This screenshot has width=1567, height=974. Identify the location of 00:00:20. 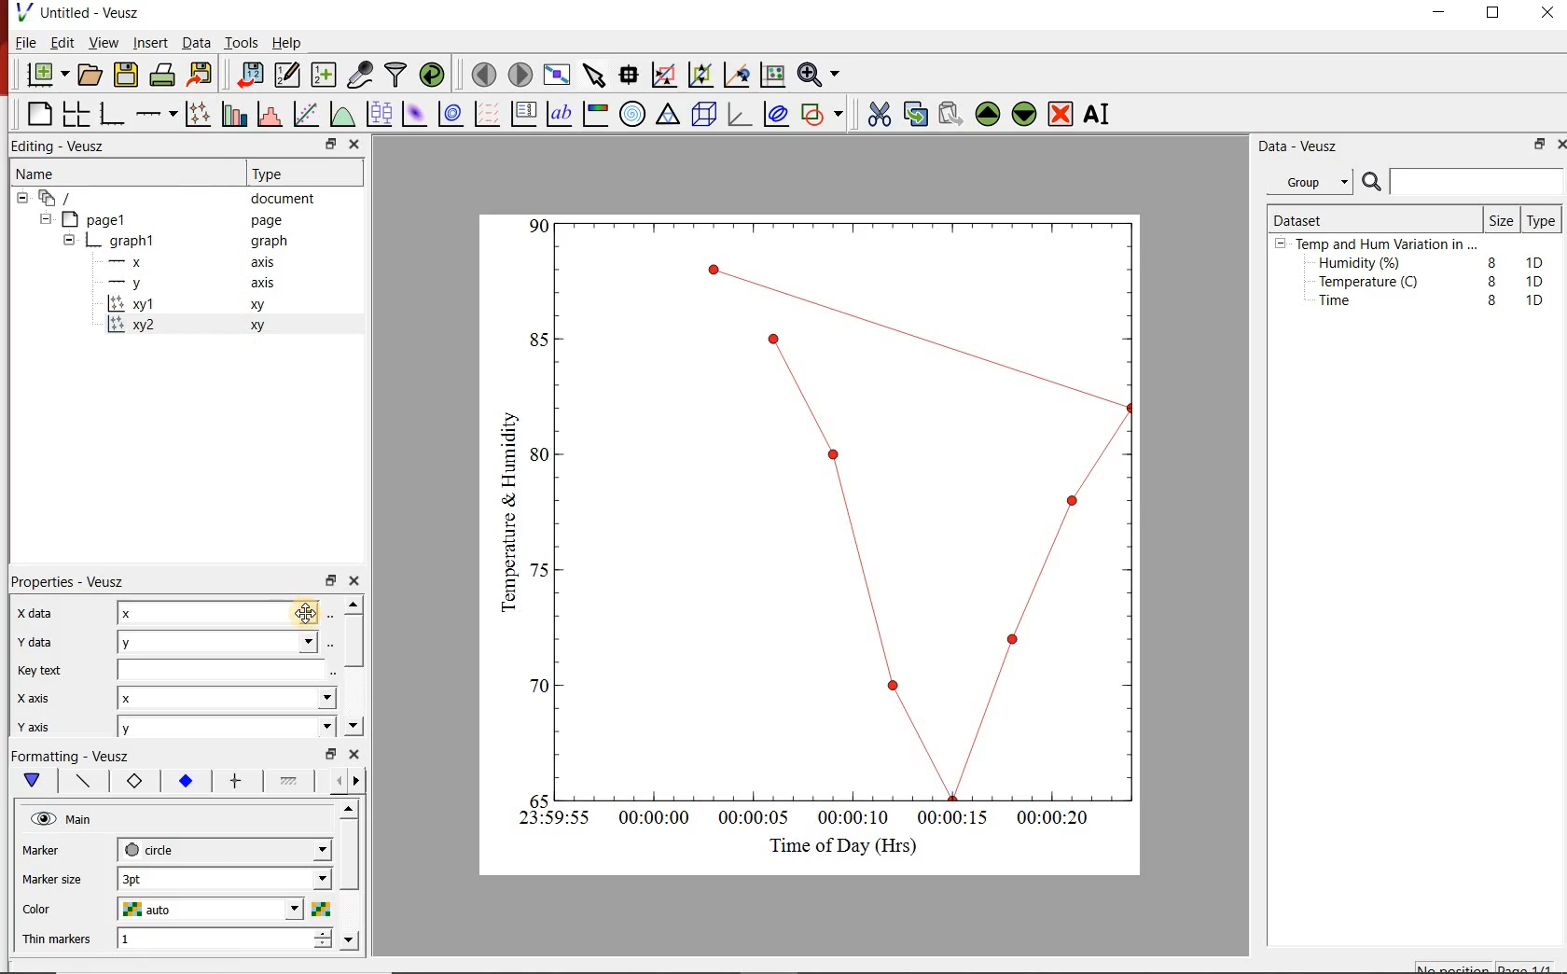
(1061, 819).